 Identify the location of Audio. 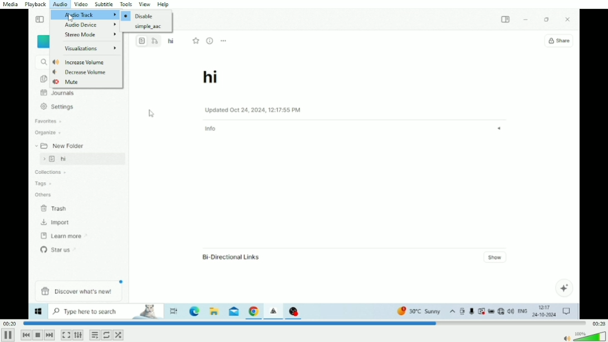
(60, 4).